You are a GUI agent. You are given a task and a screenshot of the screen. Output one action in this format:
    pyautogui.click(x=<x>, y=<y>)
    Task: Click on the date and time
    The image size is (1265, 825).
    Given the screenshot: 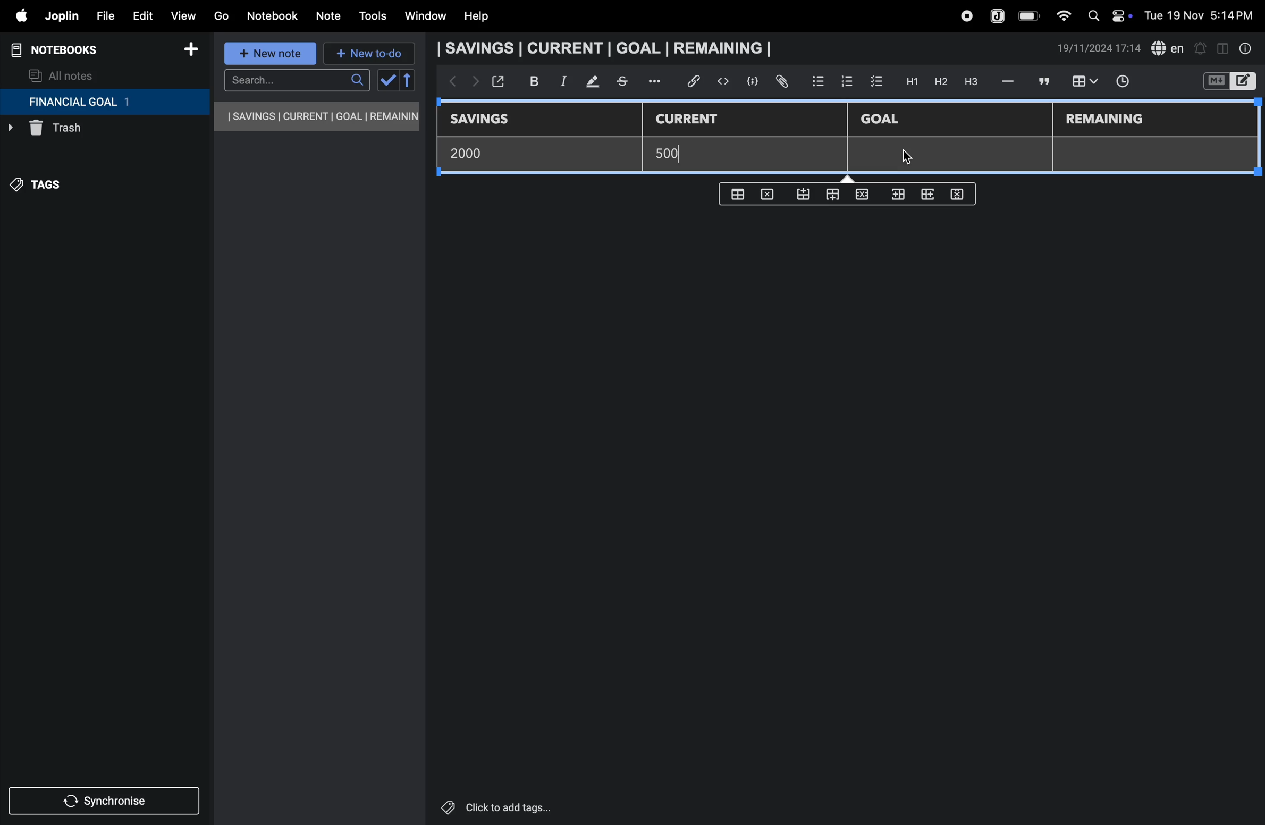 What is the action you would take?
    pyautogui.click(x=1202, y=14)
    